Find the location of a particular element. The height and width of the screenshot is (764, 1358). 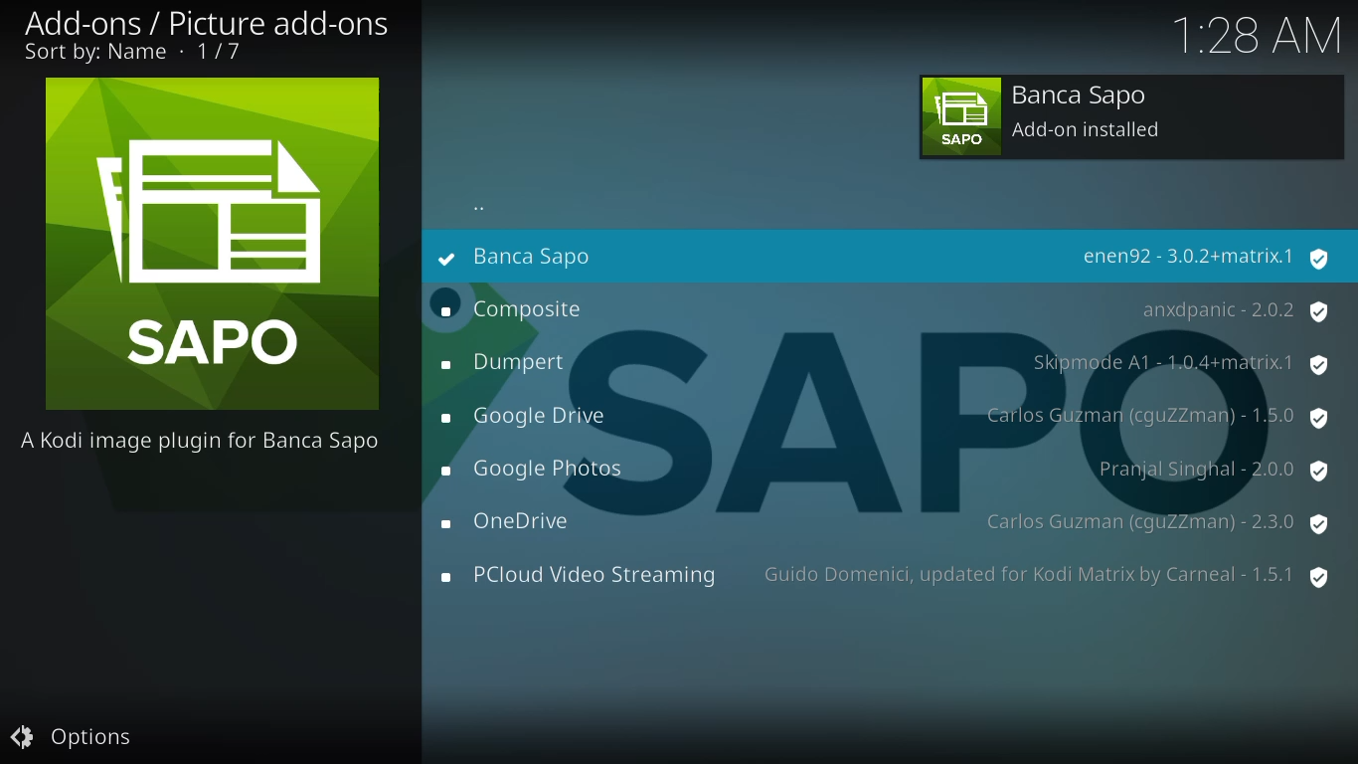

version is located at coordinates (1154, 415).